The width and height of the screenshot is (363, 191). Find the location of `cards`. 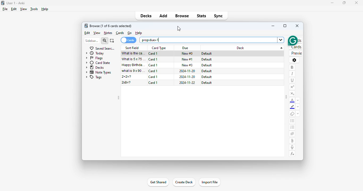

cards is located at coordinates (128, 40).